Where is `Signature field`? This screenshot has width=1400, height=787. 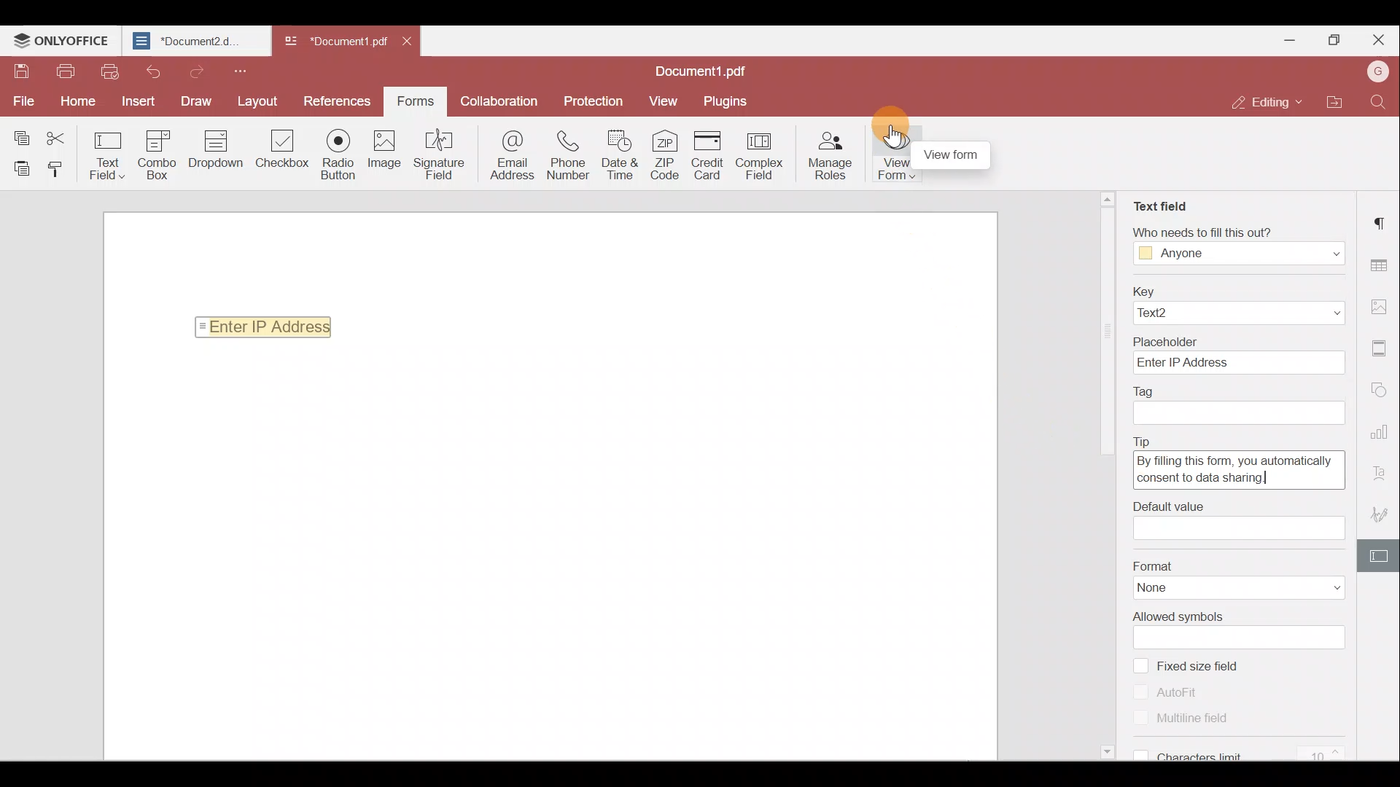 Signature field is located at coordinates (443, 156).